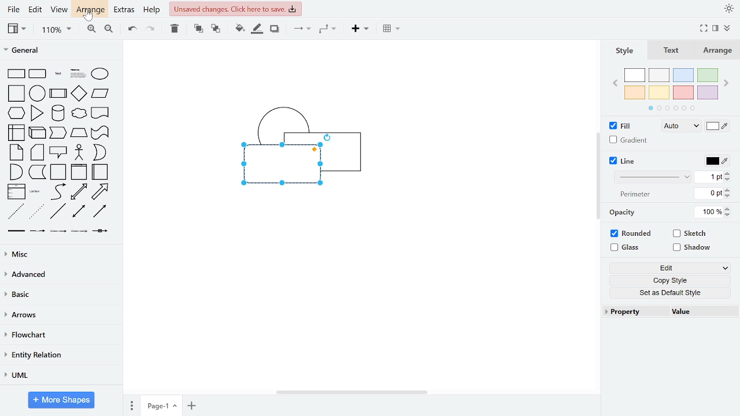  I want to click on zoom in, so click(92, 29).